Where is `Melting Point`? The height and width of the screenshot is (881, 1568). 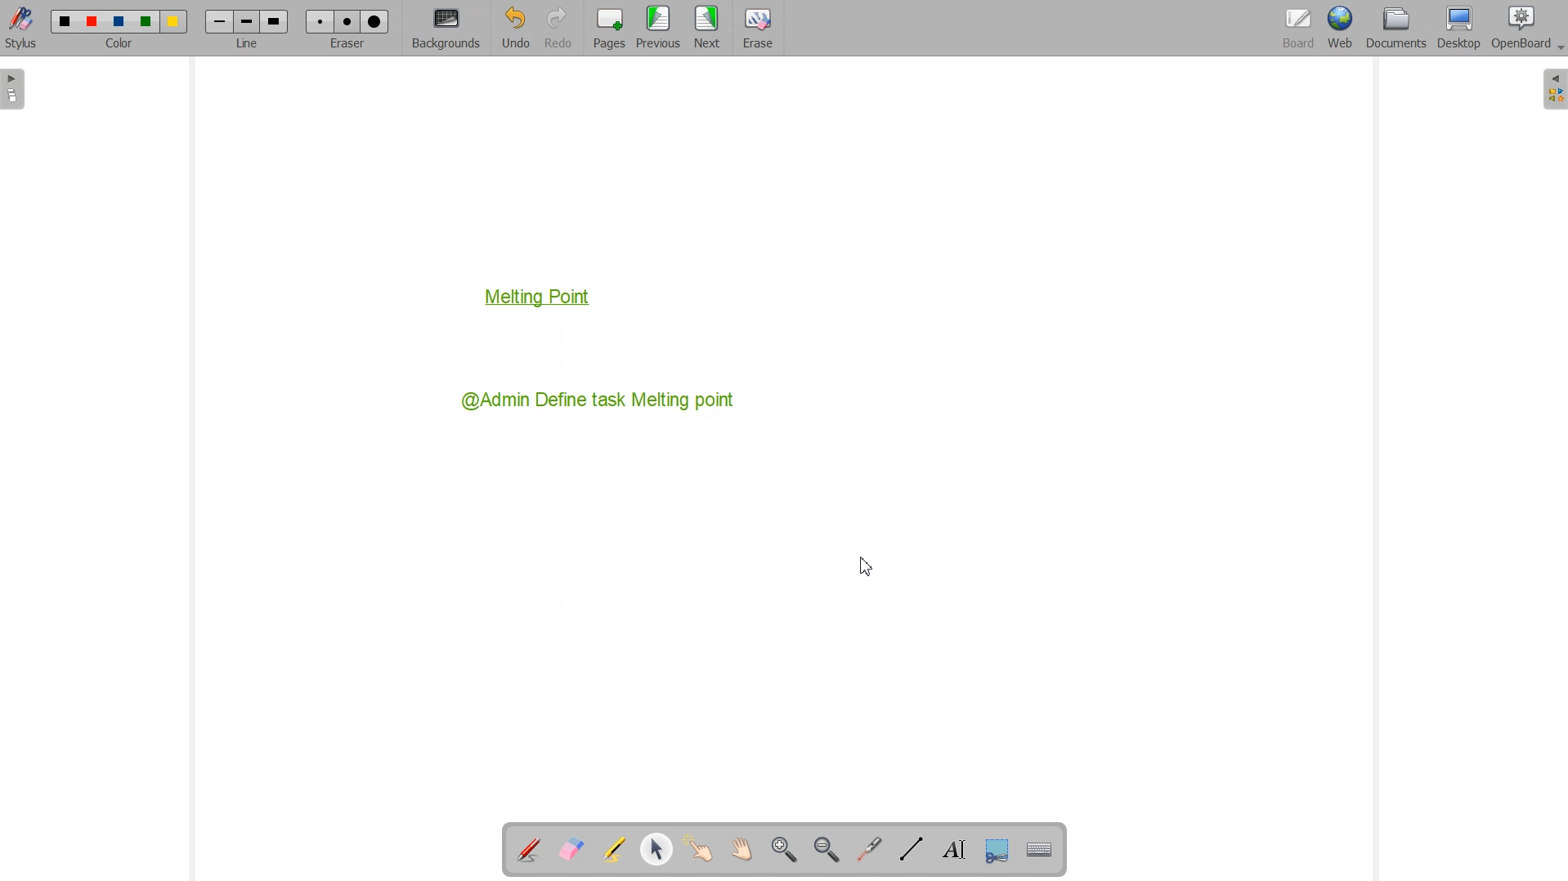
Melting Point is located at coordinates (541, 297).